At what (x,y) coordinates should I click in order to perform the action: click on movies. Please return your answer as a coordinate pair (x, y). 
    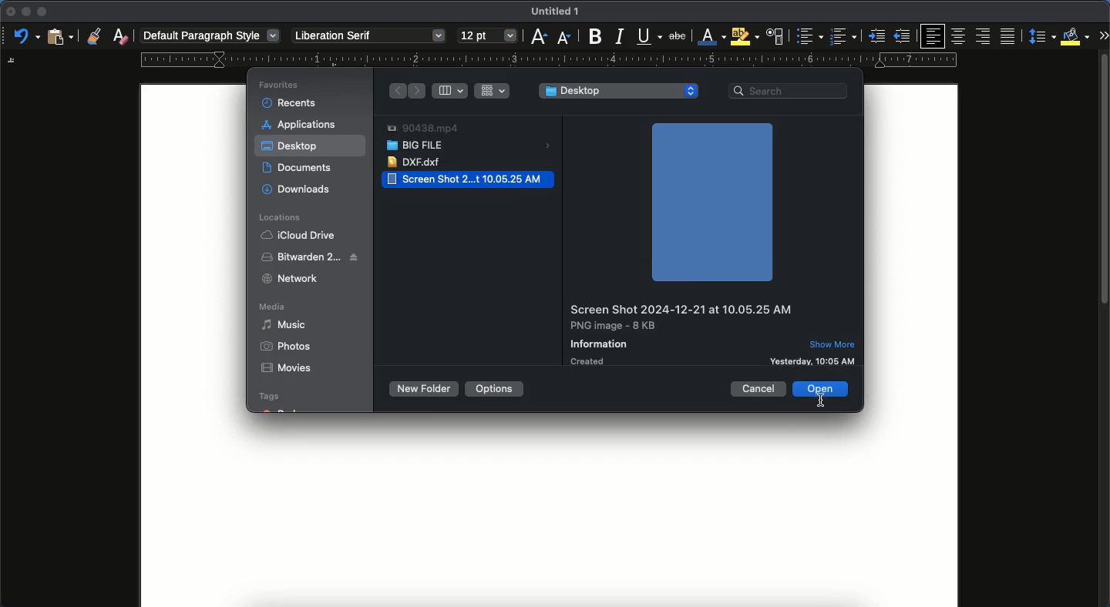
    Looking at the image, I should click on (285, 369).